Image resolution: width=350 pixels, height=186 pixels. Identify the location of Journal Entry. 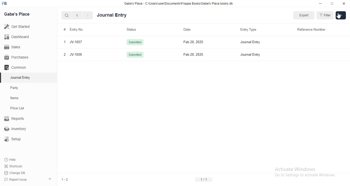
(251, 56).